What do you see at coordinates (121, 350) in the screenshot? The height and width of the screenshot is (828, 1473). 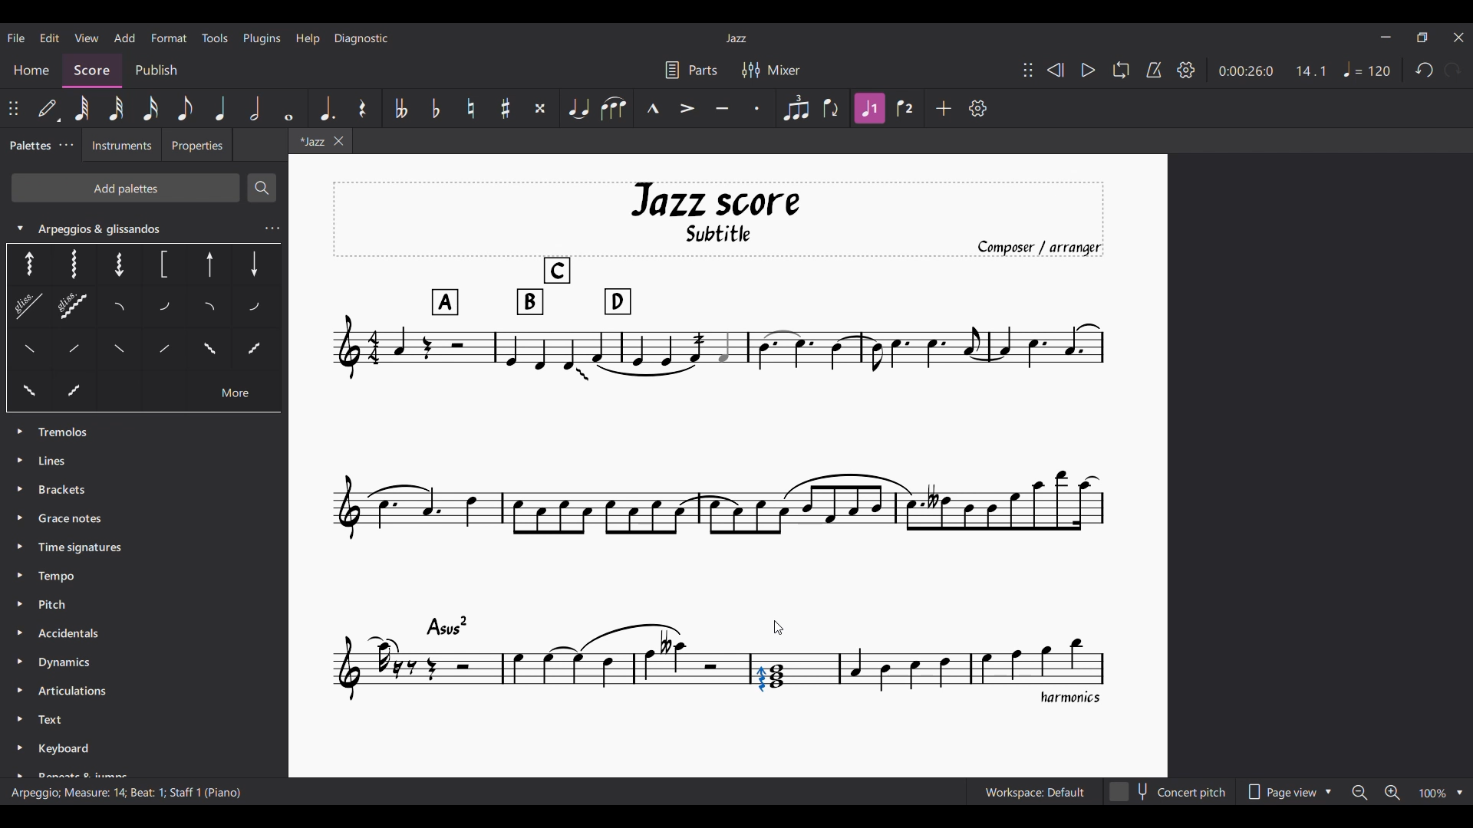 I see `` at bounding box center [121, 350].